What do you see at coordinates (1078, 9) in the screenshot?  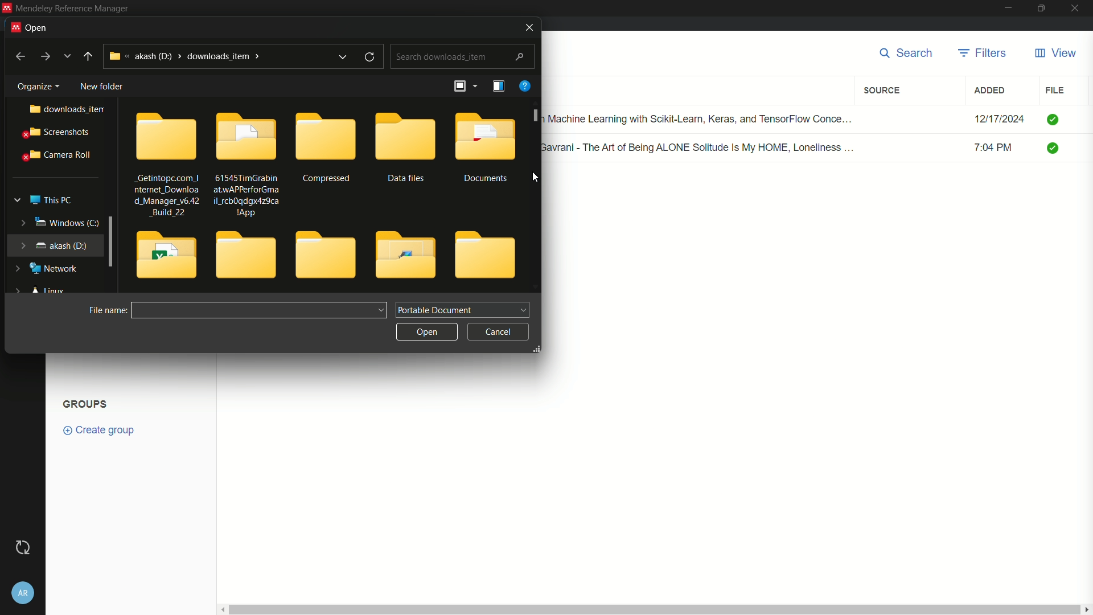 I see `close` at bounding box center [1078, 9].